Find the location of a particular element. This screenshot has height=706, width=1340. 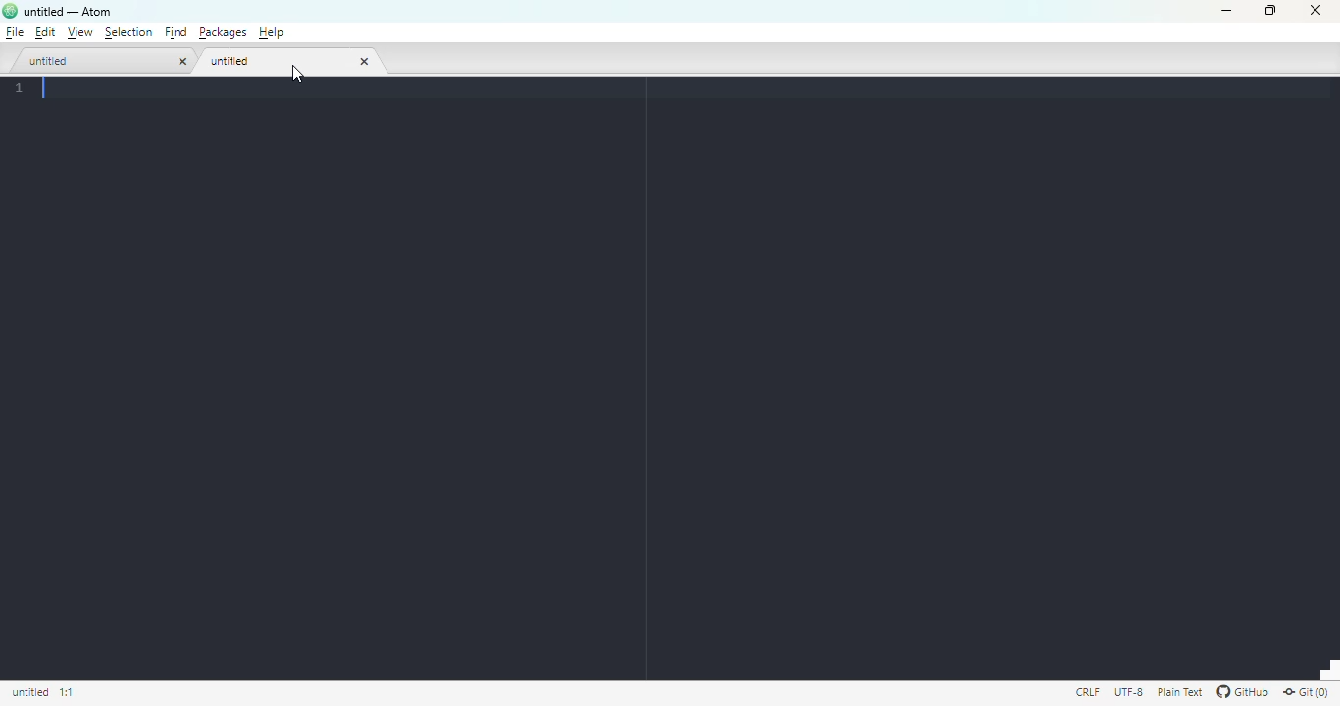

view is located at coordinates (79, 32).